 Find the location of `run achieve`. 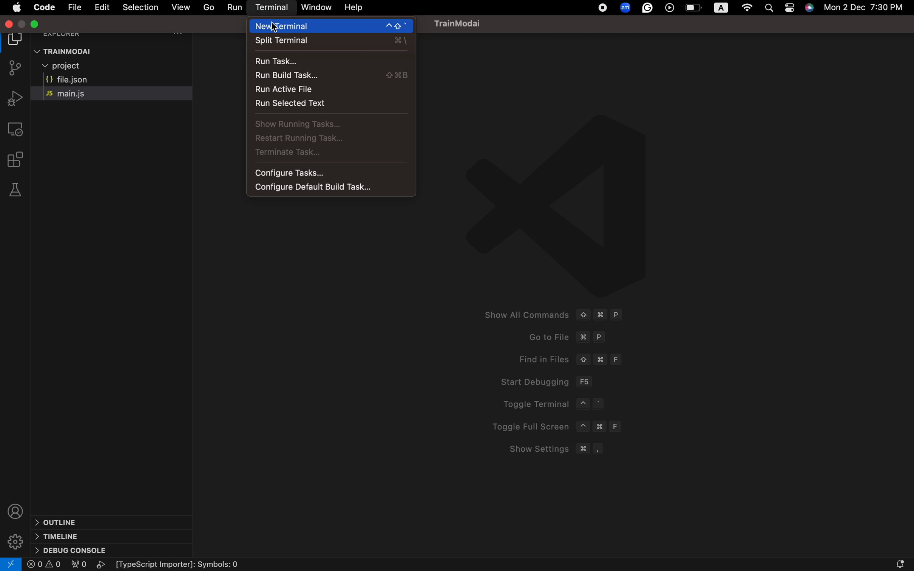

run achieve is located at coordinates (330, 91).